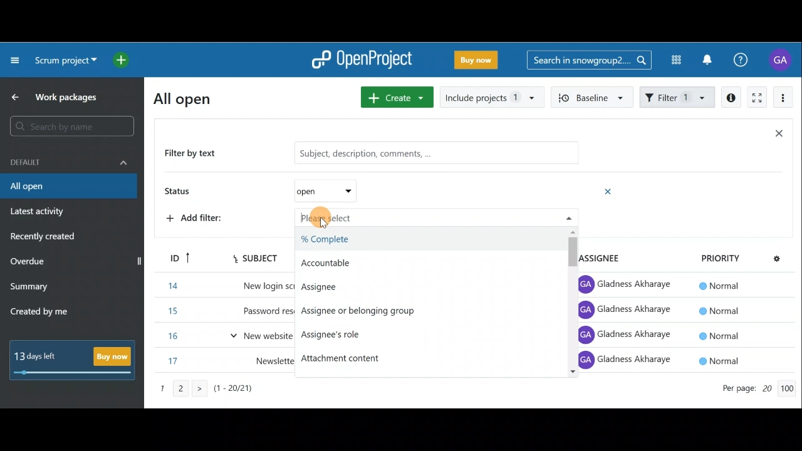 The image size is (802, 451). What do you see at coordinates (57, 97) in the screenshot?
I see `Work packages` at bounding box center [57, 97].